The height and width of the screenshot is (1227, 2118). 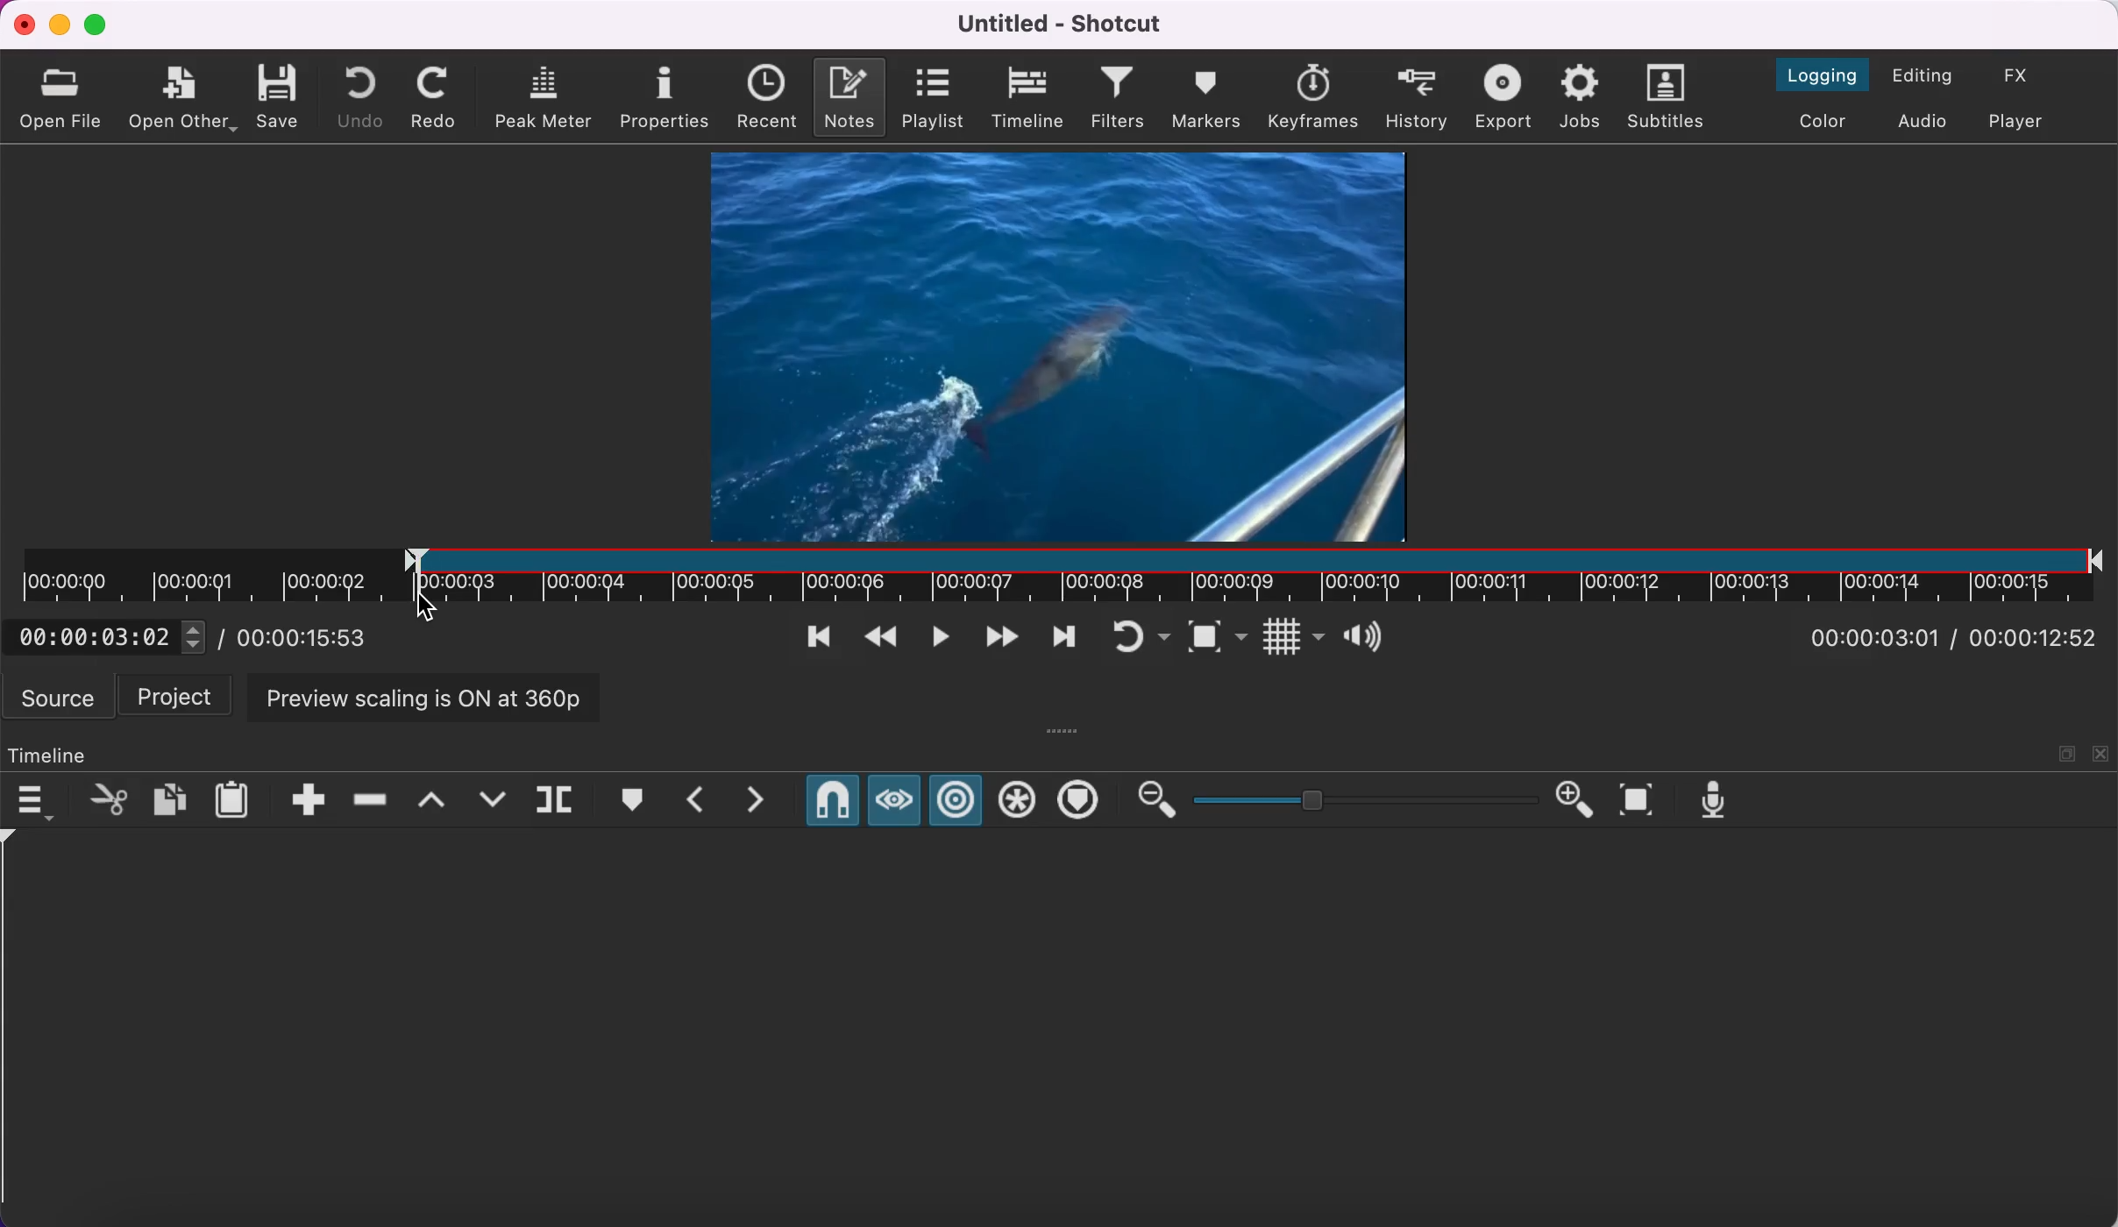 I want to click on peak meter, so click(x=543, y=96).